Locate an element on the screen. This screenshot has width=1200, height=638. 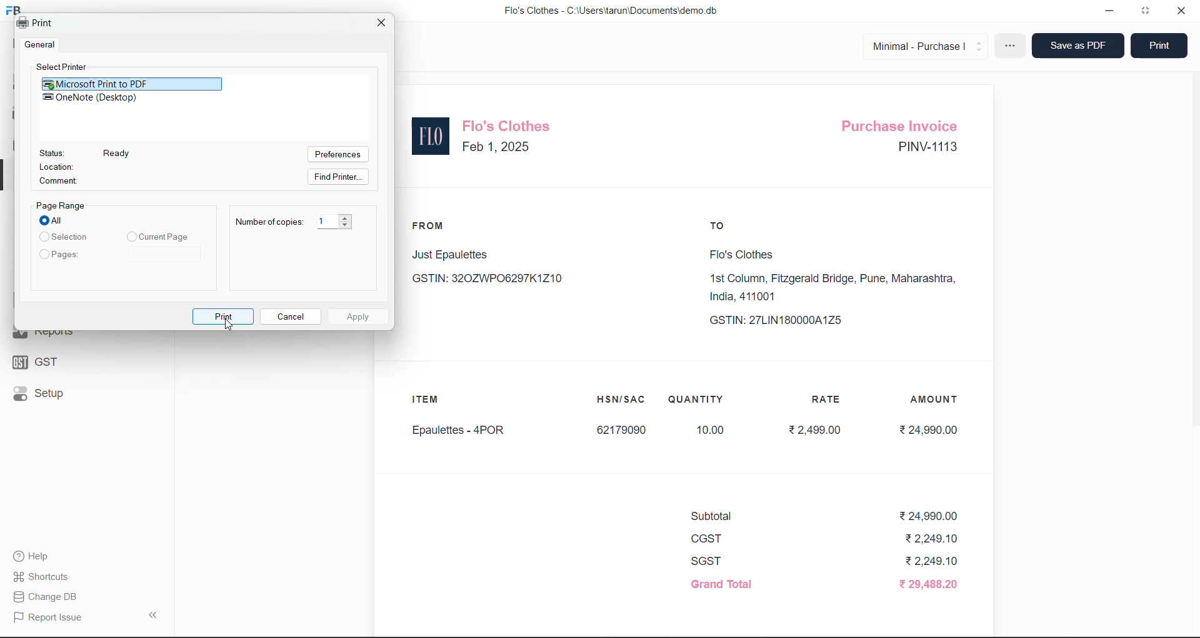
Flo's Clothes
Feb 1, 2025 is located at coordinates (510, 136).